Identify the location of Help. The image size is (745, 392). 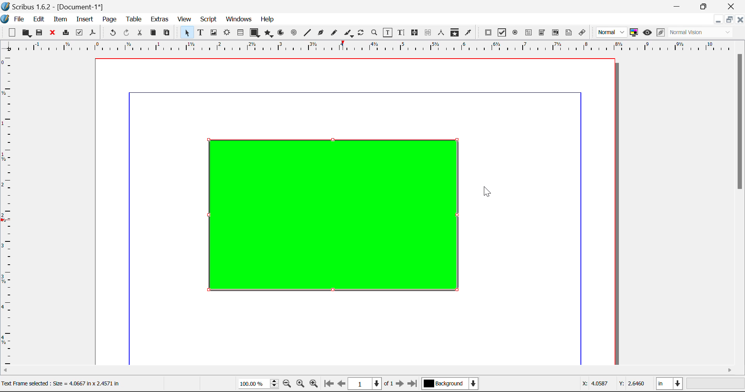
(268, 19).